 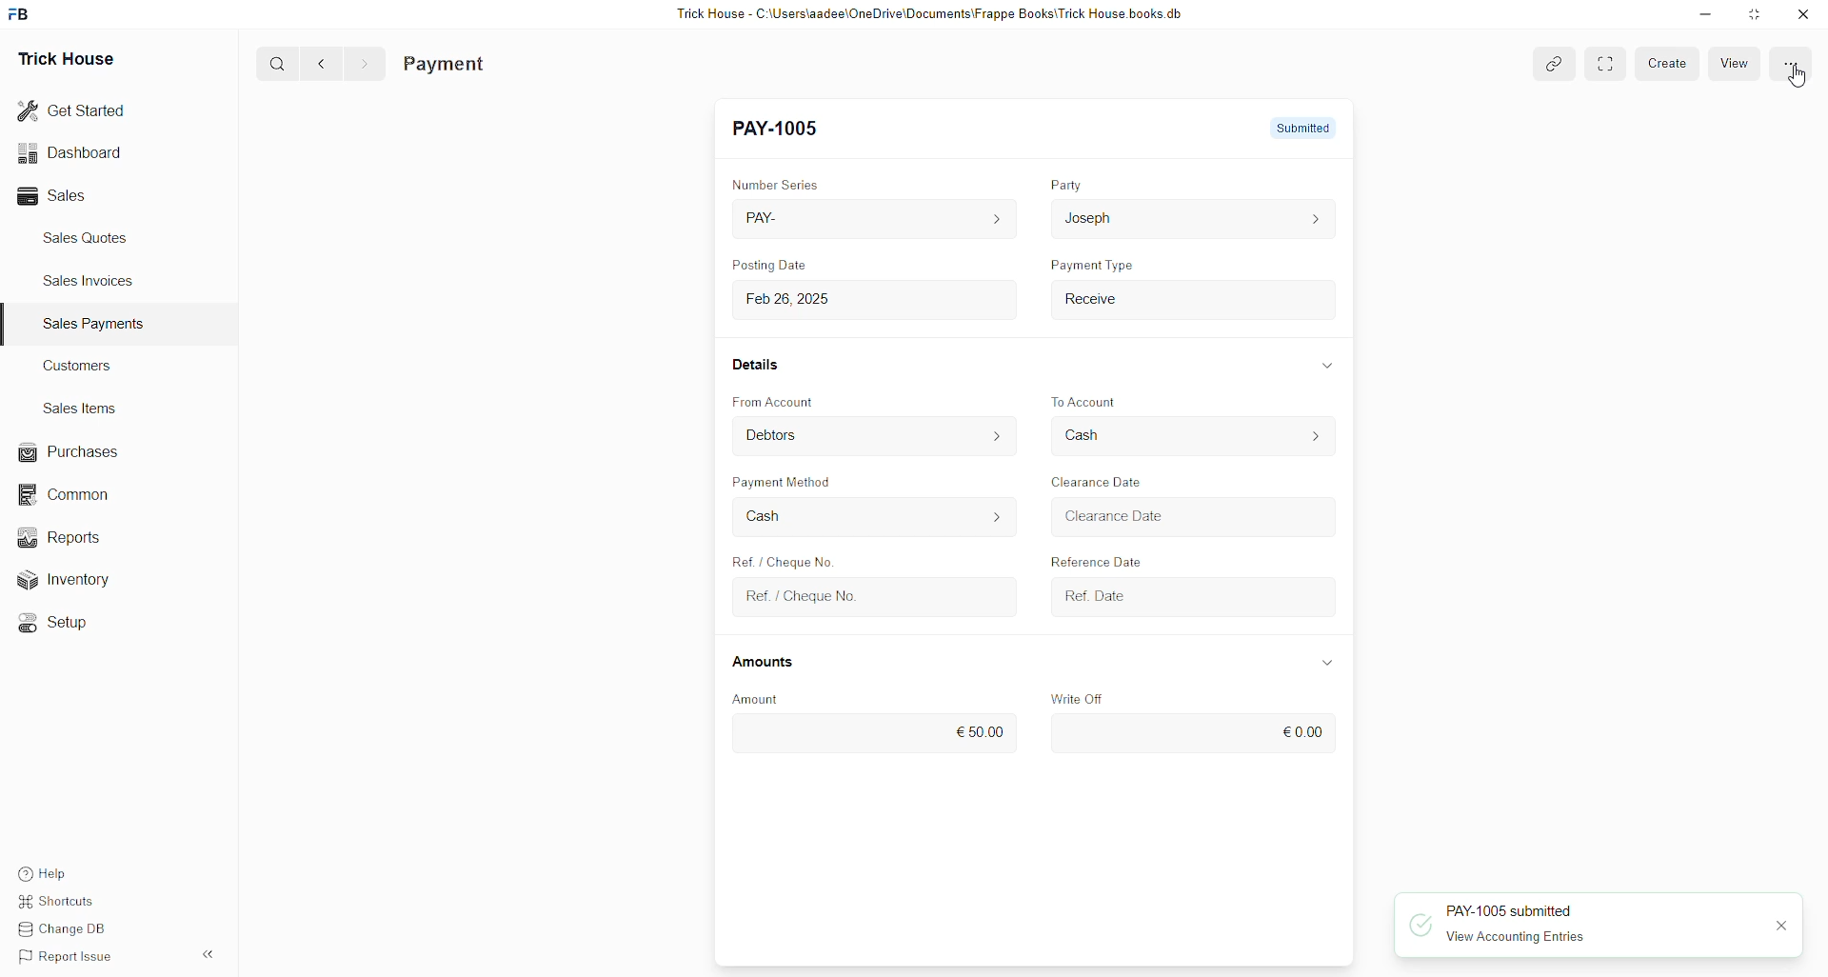 I want to click on Clearance Date, so click(x=1093, y=482).